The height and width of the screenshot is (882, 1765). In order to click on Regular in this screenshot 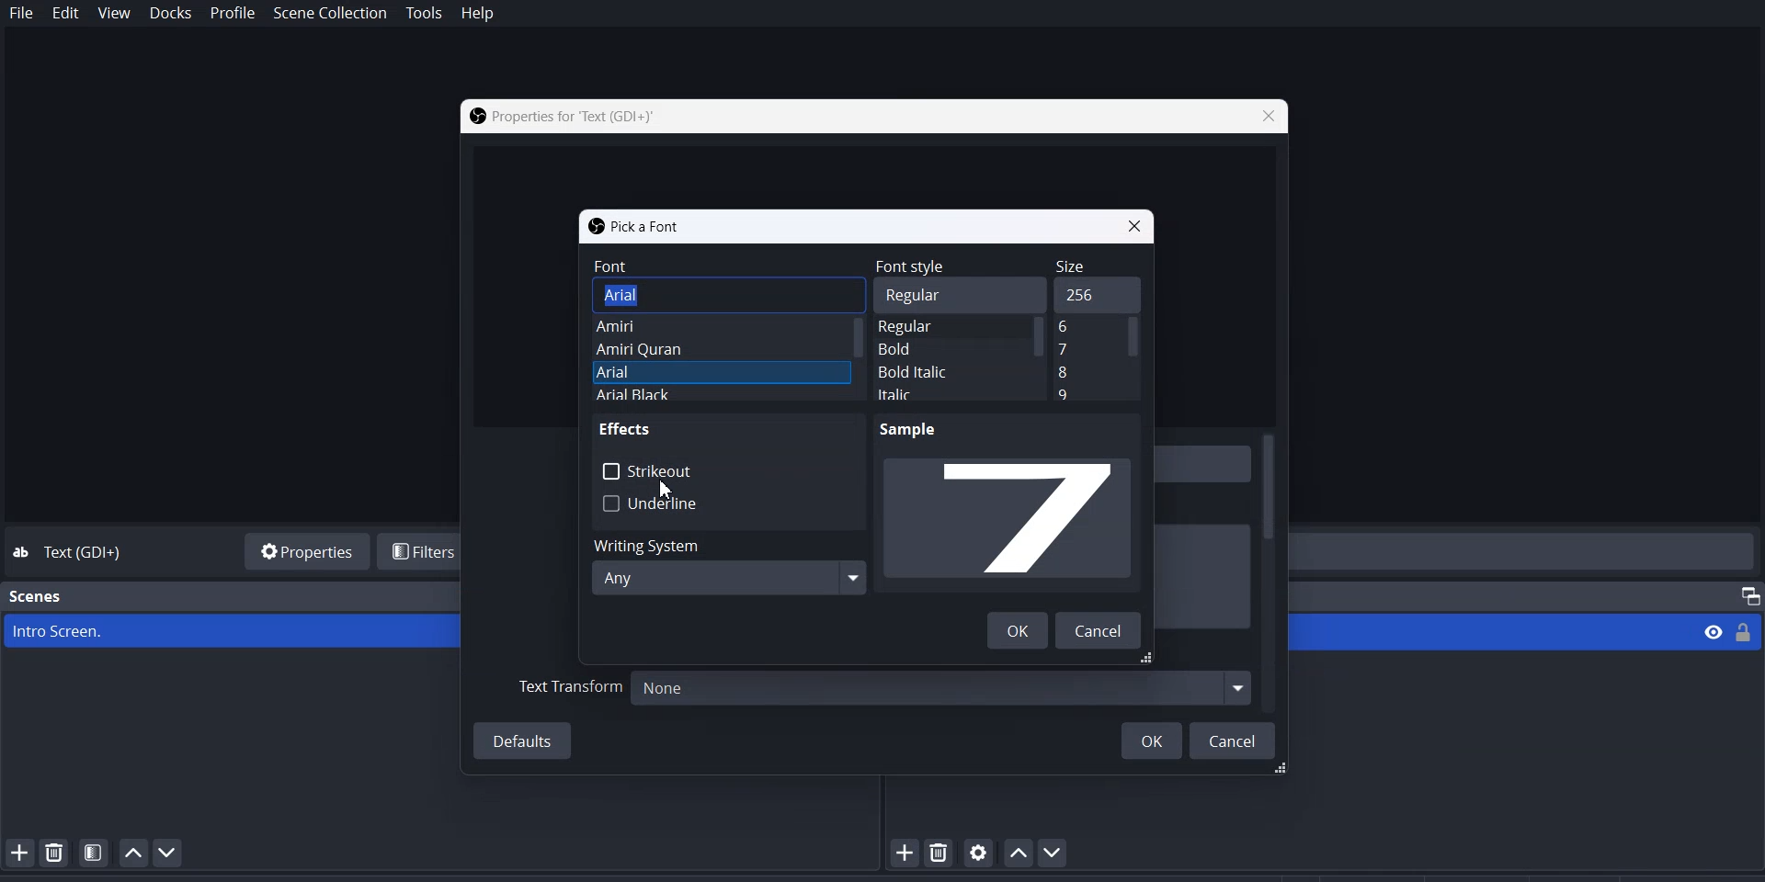, I will do `click(927, 328)`.